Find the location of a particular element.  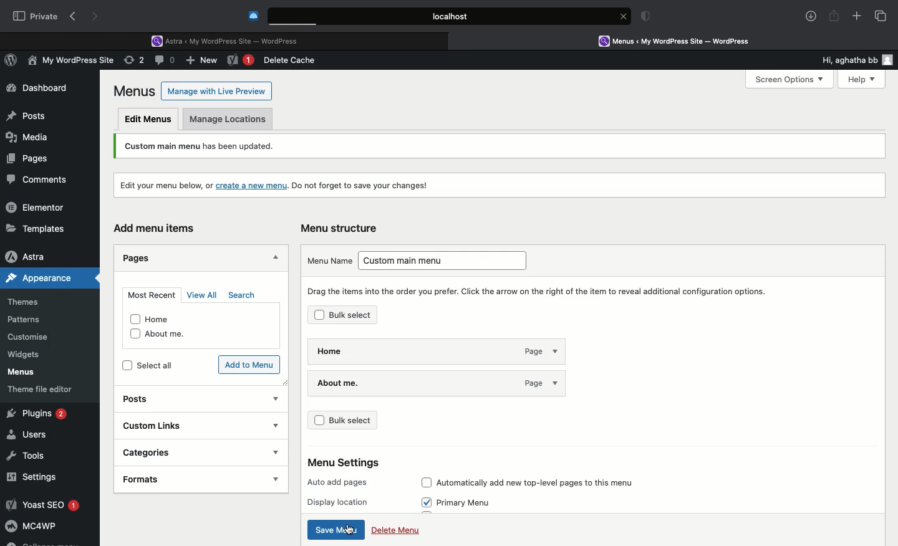

Users is located at coordinates (29, 435).